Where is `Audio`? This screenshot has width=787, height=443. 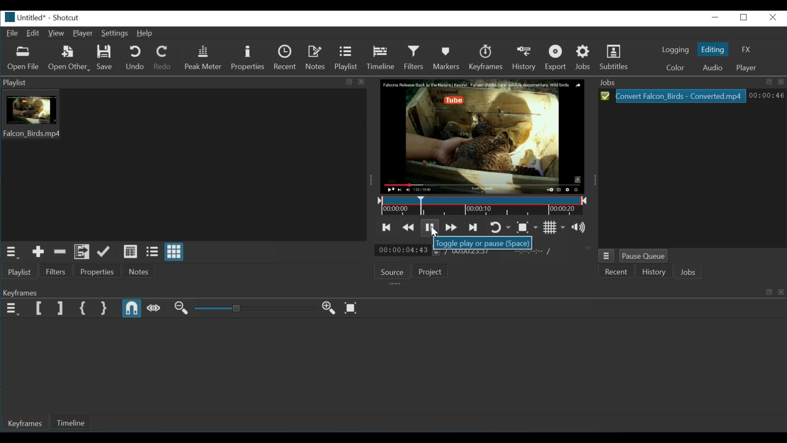
Audio is located at coordinates (712, 67).